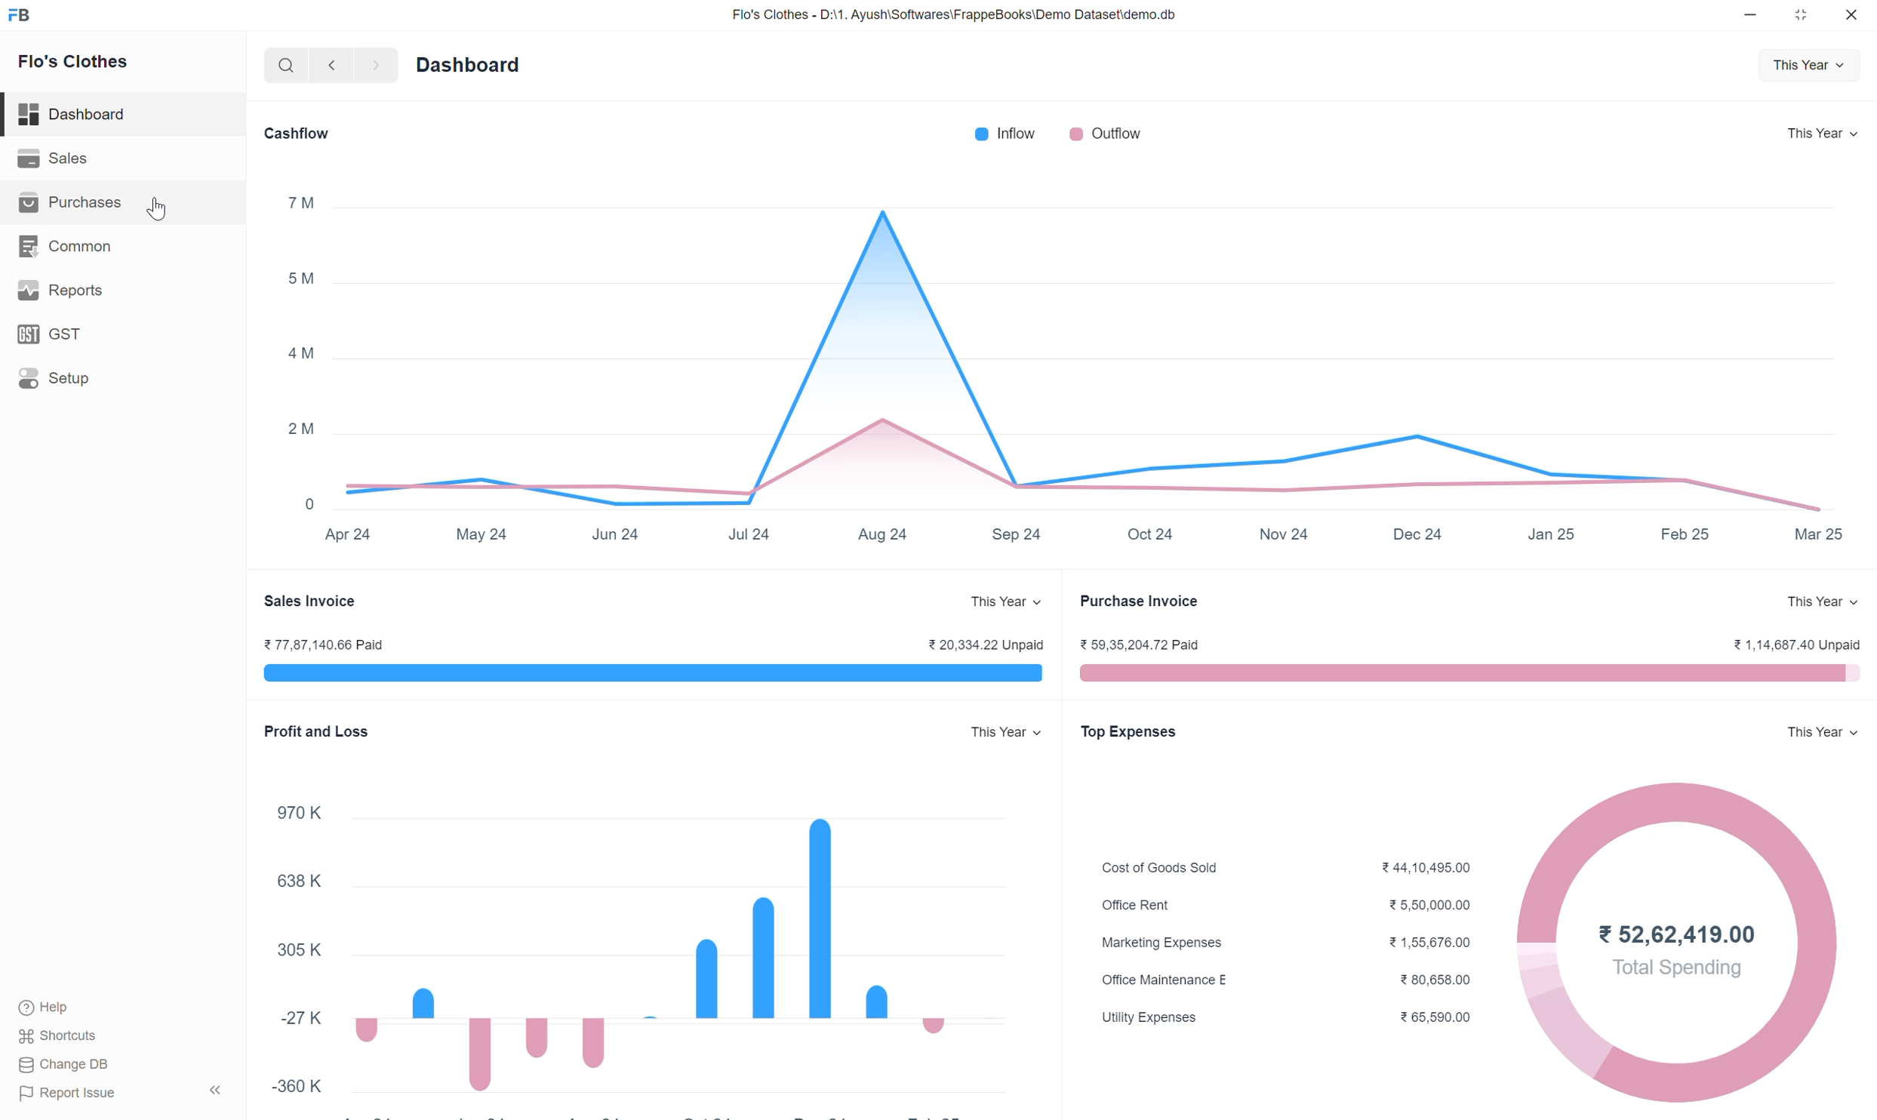 Image resolution: width=1877 pixels, height=1120 pixels. What do you see at coordinates (19, 14) in the screenshot?
I see `Frappe Books logo` at bounding box center [19, 14].